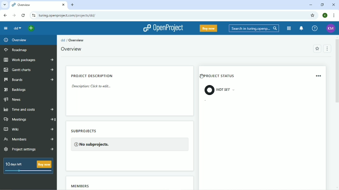 Image resolution: width=339 pixels, height=190 pixels. I want to click on Overview, so click(72, 49).